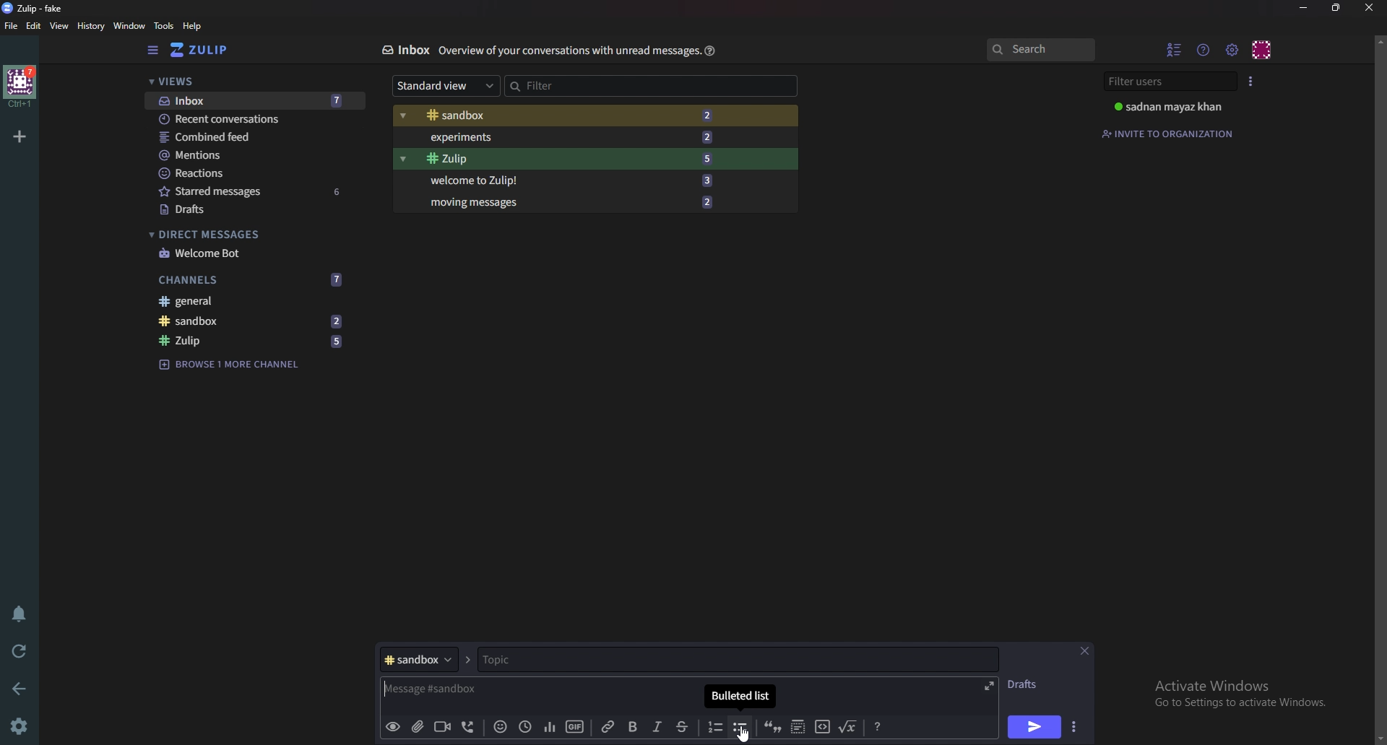 Image resolution: width=1387 pixels, height=745 pixels. Describe the element at coordinates (471, 726) in the screenshot. I see `Voice call` at that location.